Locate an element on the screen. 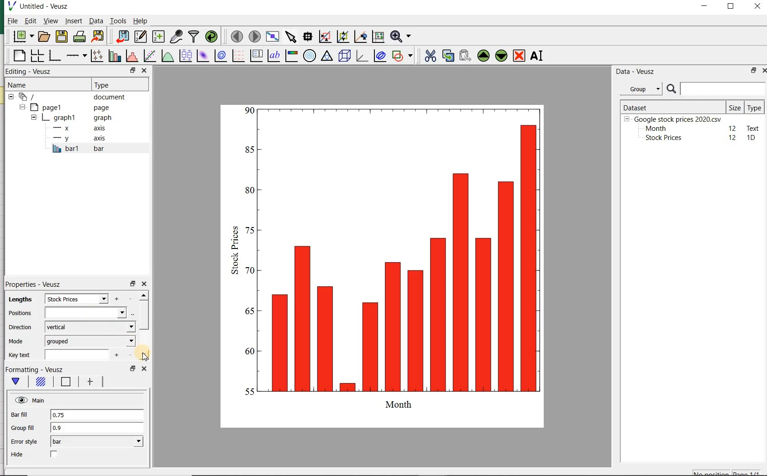  polar graph is located at coordinates (309, 55).